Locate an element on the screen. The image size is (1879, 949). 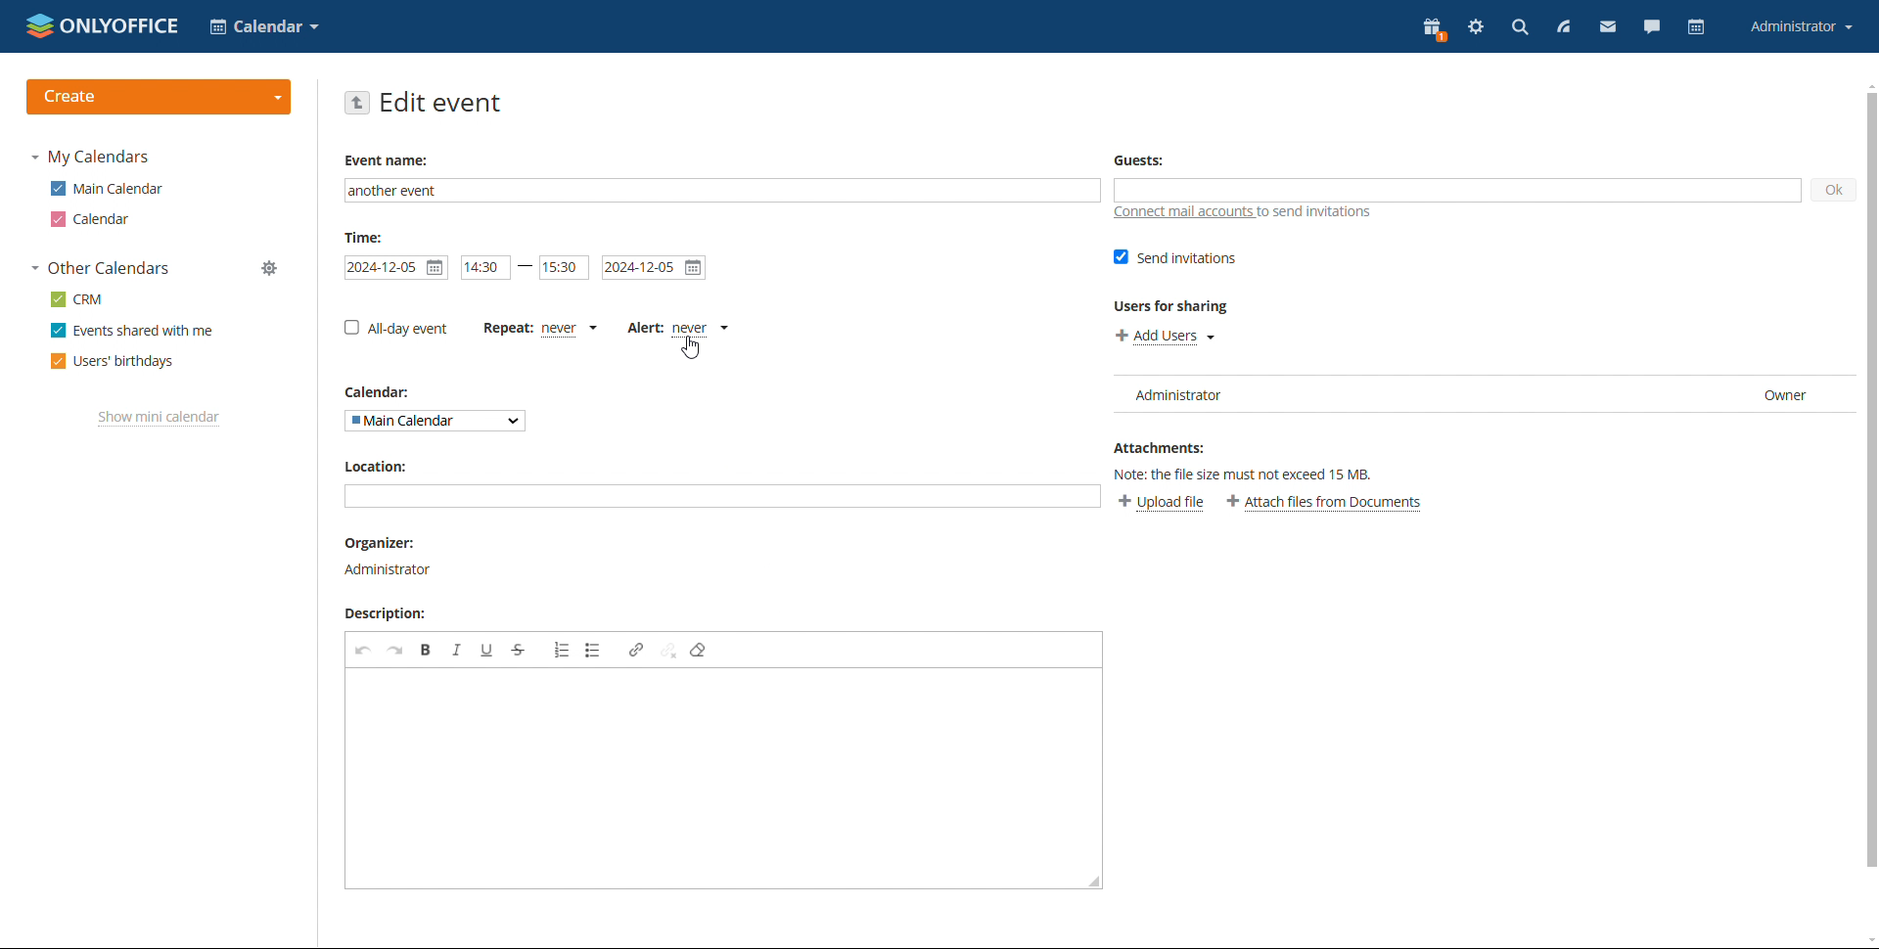
unlink is located at coordinates (668, 651).